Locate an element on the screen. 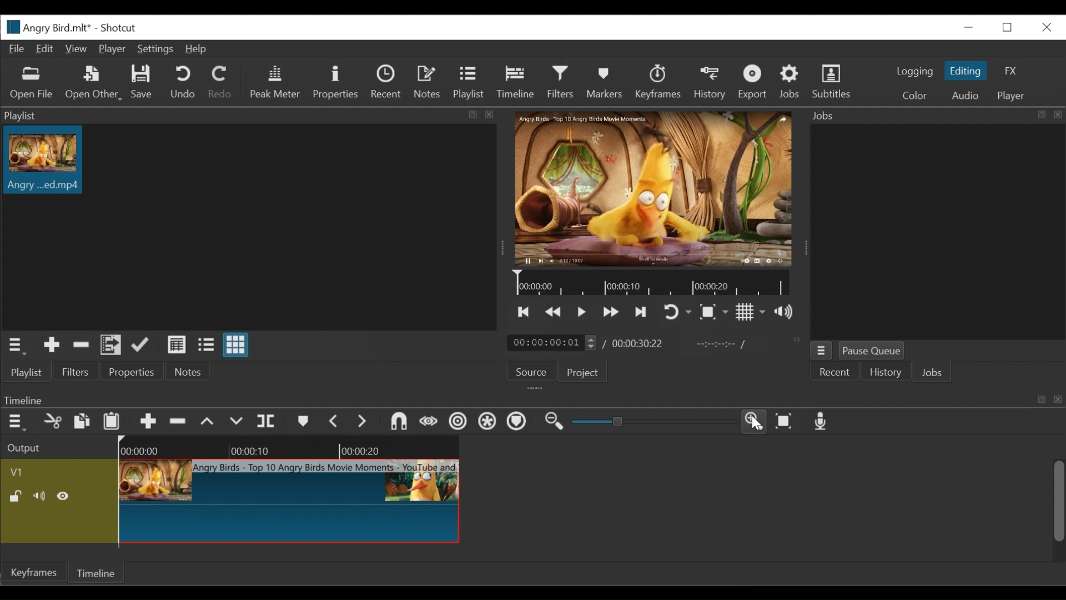 This screenshot has height=600, width=1066. Timeline is located at coordinates (651, 283).